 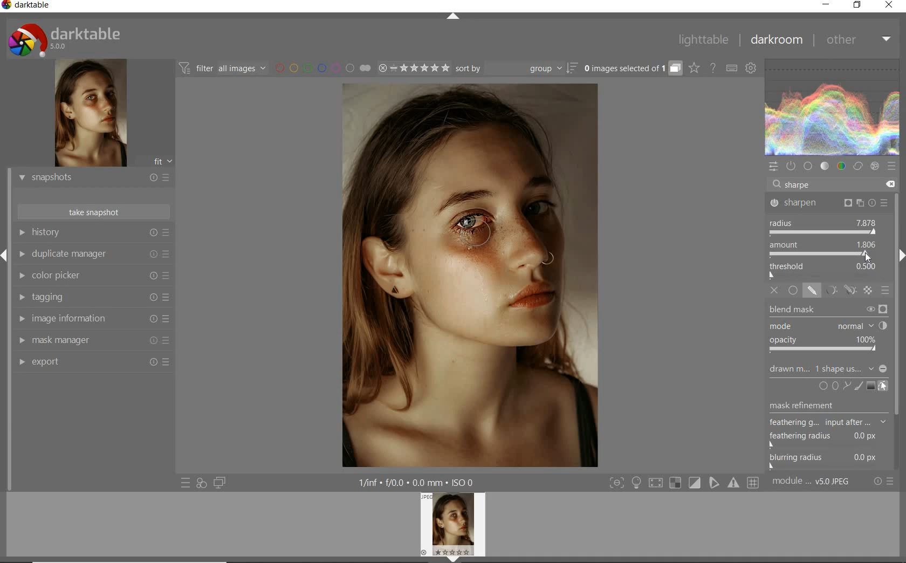 What do you see at coordinates (631, 68) in the screenshot?
I see `expand grouped images` at bounding box center [631, 68].